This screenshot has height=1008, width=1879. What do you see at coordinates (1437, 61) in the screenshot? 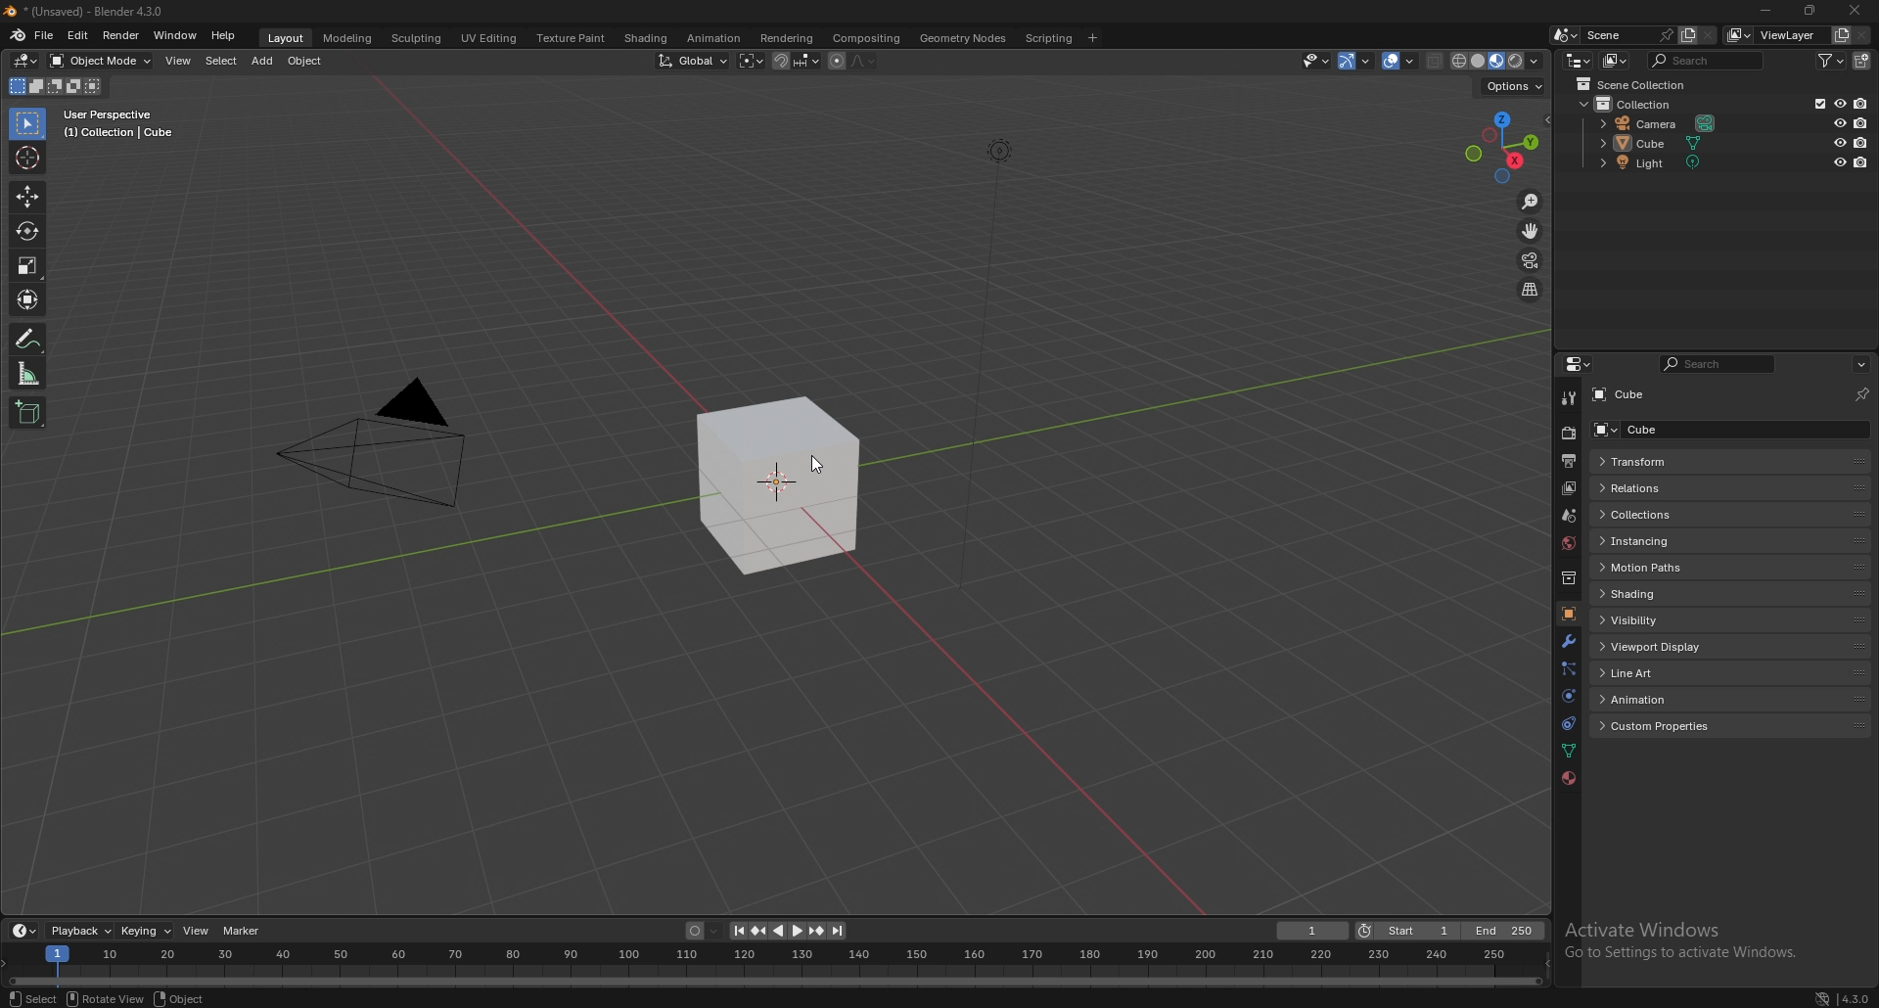
I see `toggle xray` at bounding box center [1437, 61].